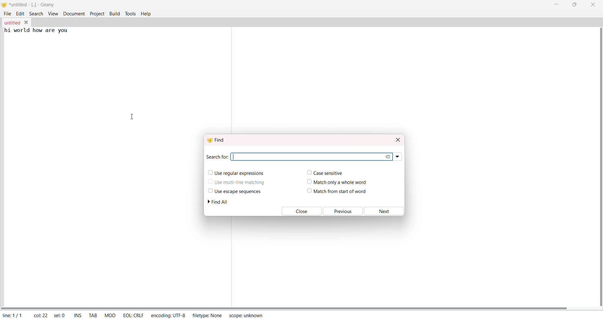 The height and width of the screenshot is (319, 603). What do you see at coordinates (217, 156) in the screenshot?
I see `search for` at bounding box center [217, 156].